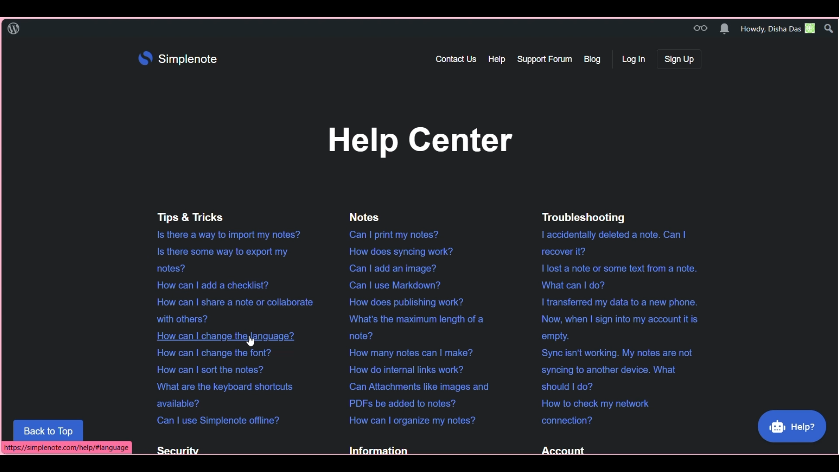 The height and width of the screenshot is (472, 839). I want to click on Troubleshooting, so click(581, 217).